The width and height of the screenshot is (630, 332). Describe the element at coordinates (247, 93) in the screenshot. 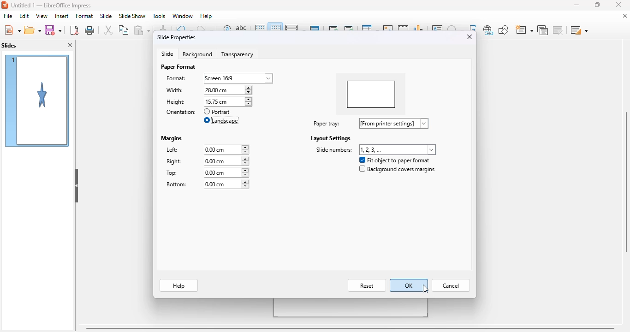

I see `decrease width` at that location.